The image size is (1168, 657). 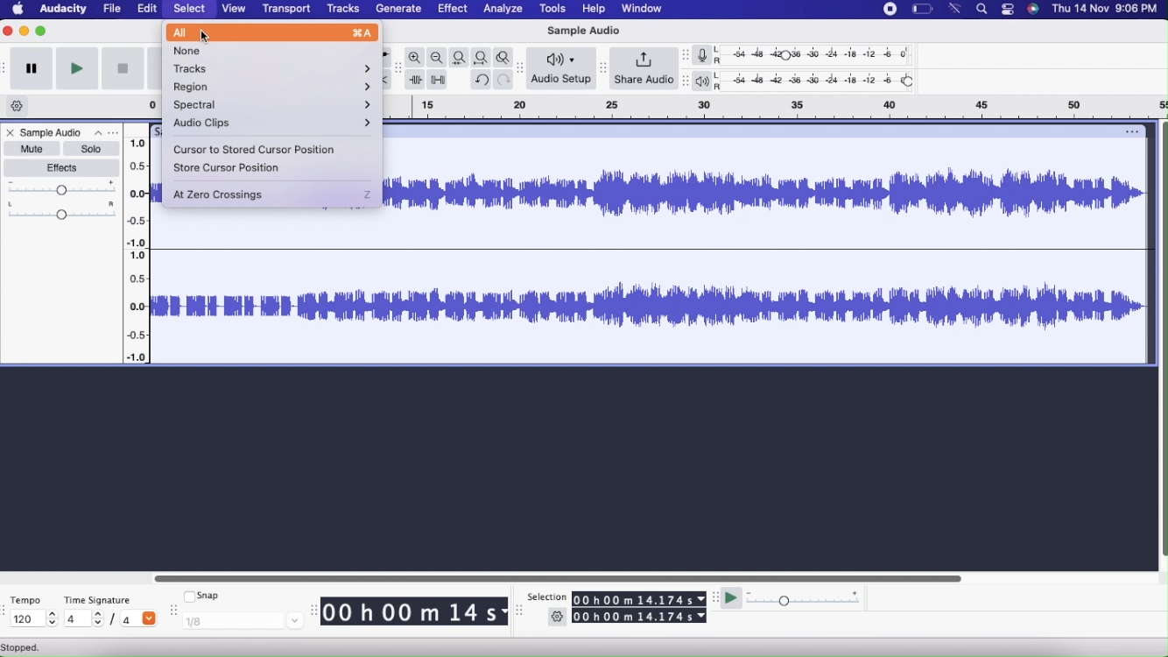 What do you see at coordinates (285, 10) in the screenshot?
I see `Transport` at bounding box center [285, 10].